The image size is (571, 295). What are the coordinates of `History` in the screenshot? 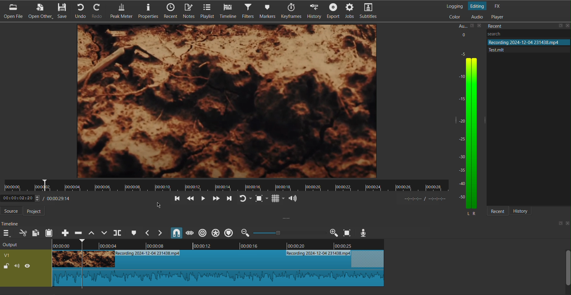 It's located at (315, 12).